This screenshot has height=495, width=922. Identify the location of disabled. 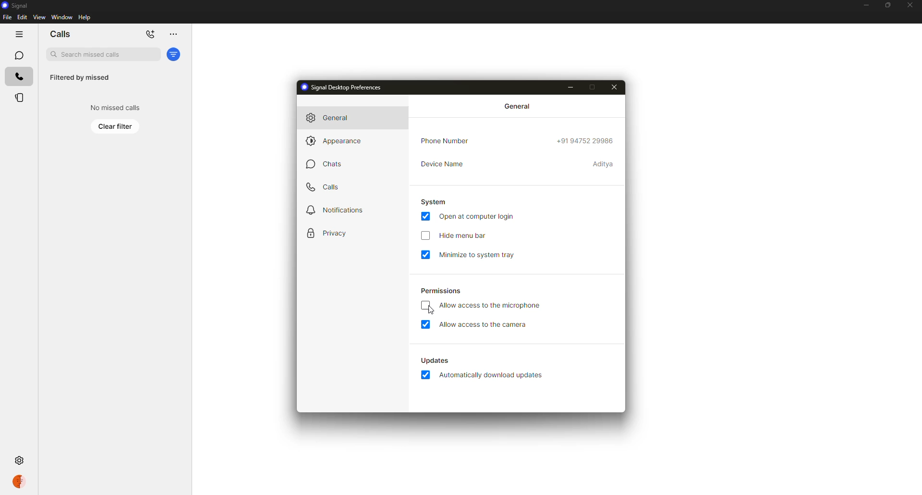
(426, 305).